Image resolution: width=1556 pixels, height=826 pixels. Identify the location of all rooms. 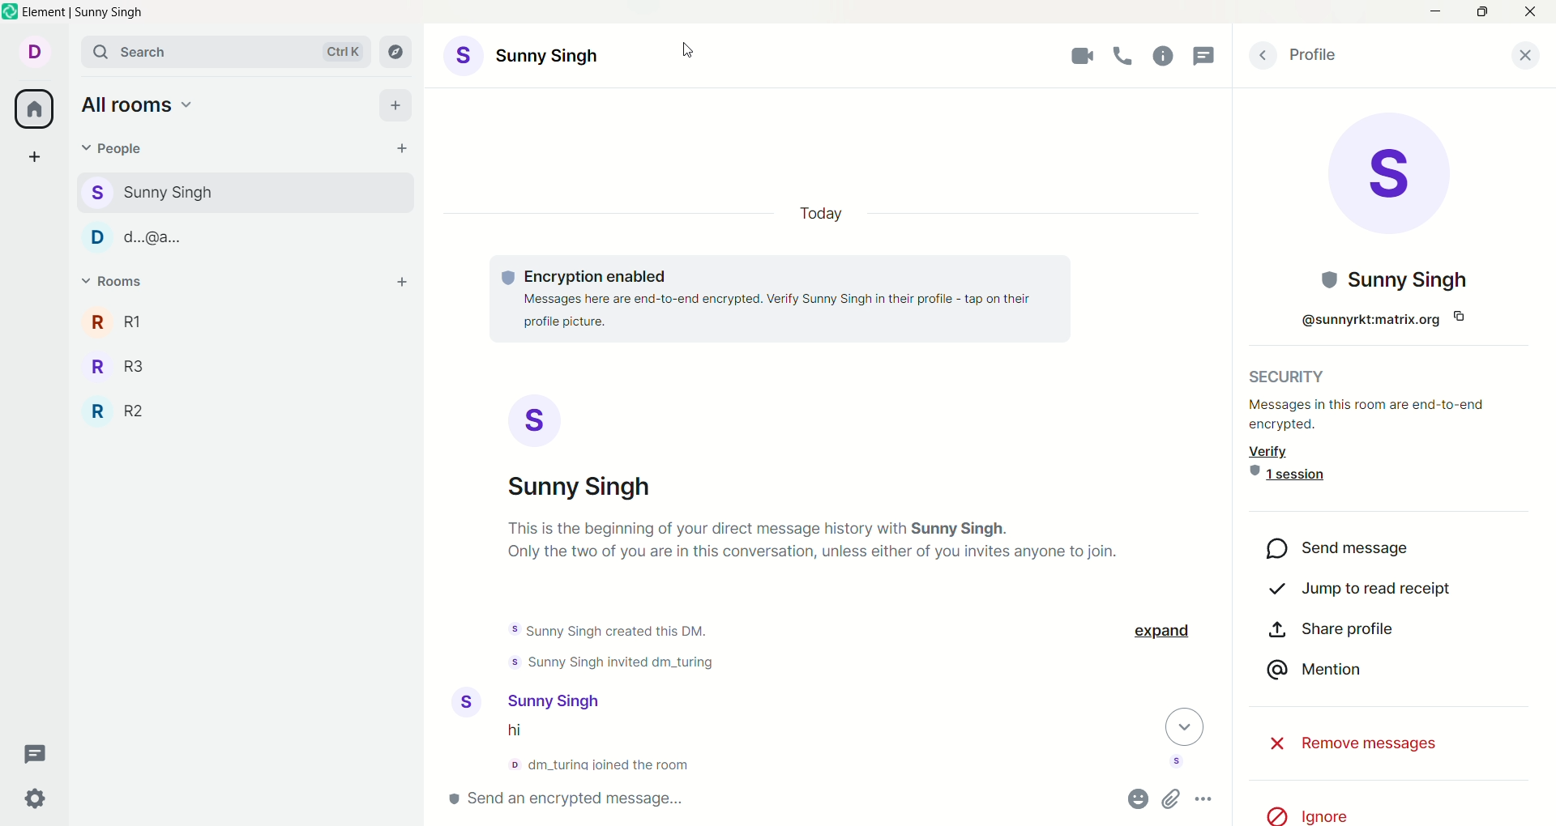
(30, 110).